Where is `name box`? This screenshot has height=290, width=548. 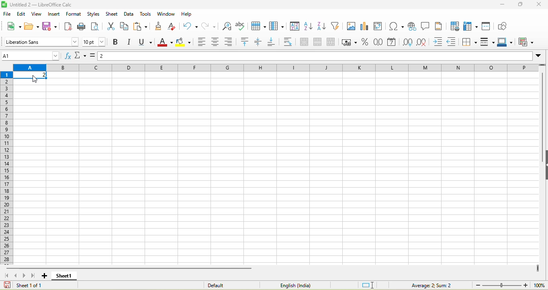
name box is located at coordinates (31, 55).